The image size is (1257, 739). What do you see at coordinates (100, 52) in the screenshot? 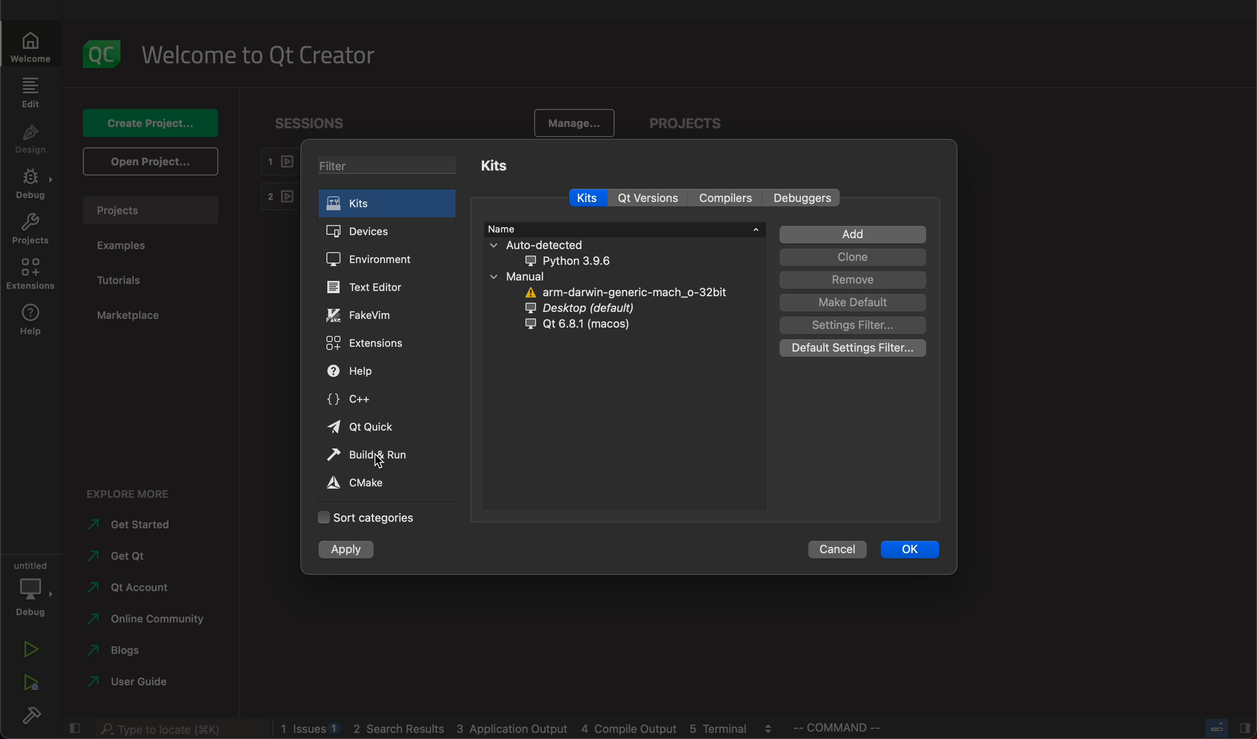
I see `logo` at bounding box center [100, 52].